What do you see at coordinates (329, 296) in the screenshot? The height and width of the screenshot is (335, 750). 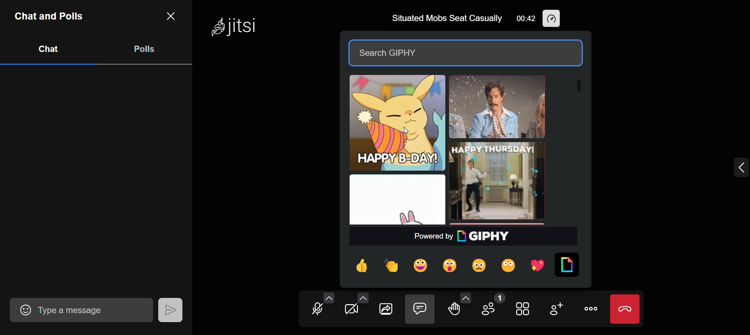 I see `audio setting` at bounding box center [329, 296].